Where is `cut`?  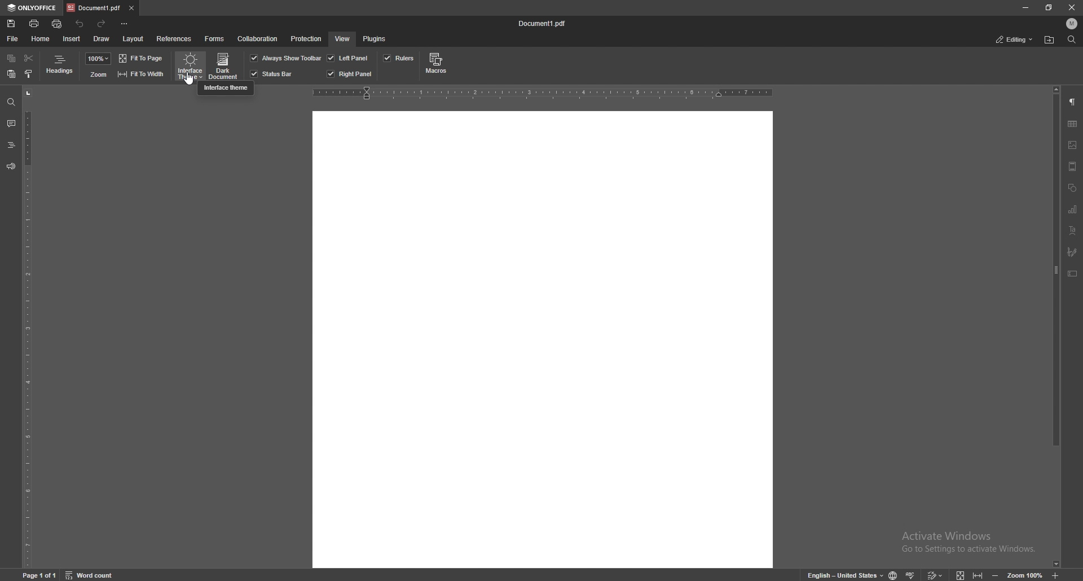
cut is located at coordinates (29, 59).